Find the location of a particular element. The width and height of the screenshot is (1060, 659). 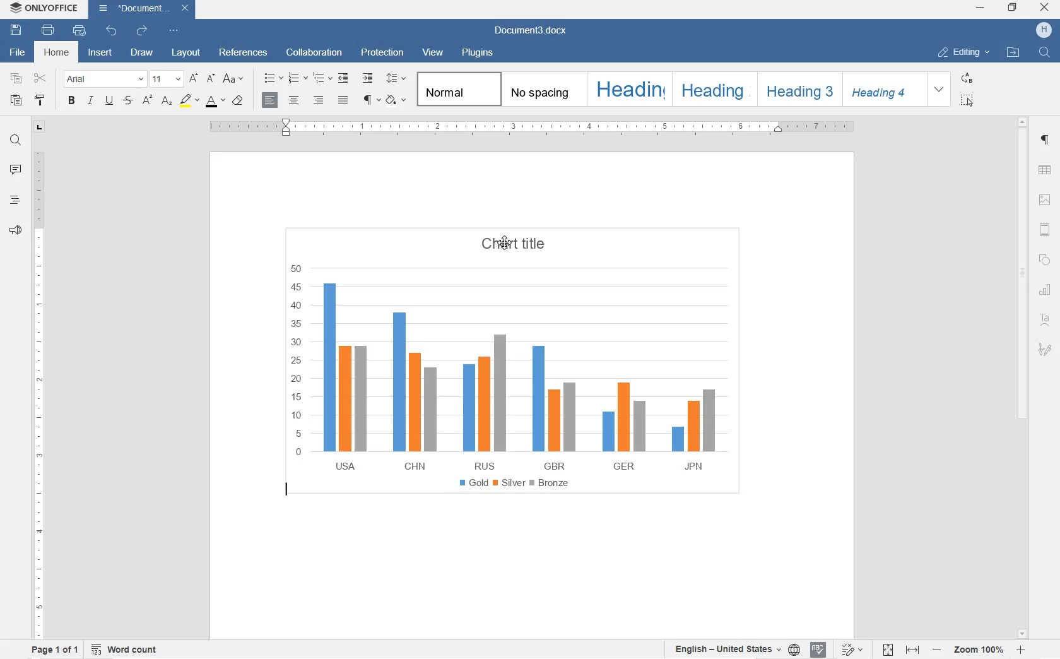

ALIGN LEFT is located at coordinates (269, 102).